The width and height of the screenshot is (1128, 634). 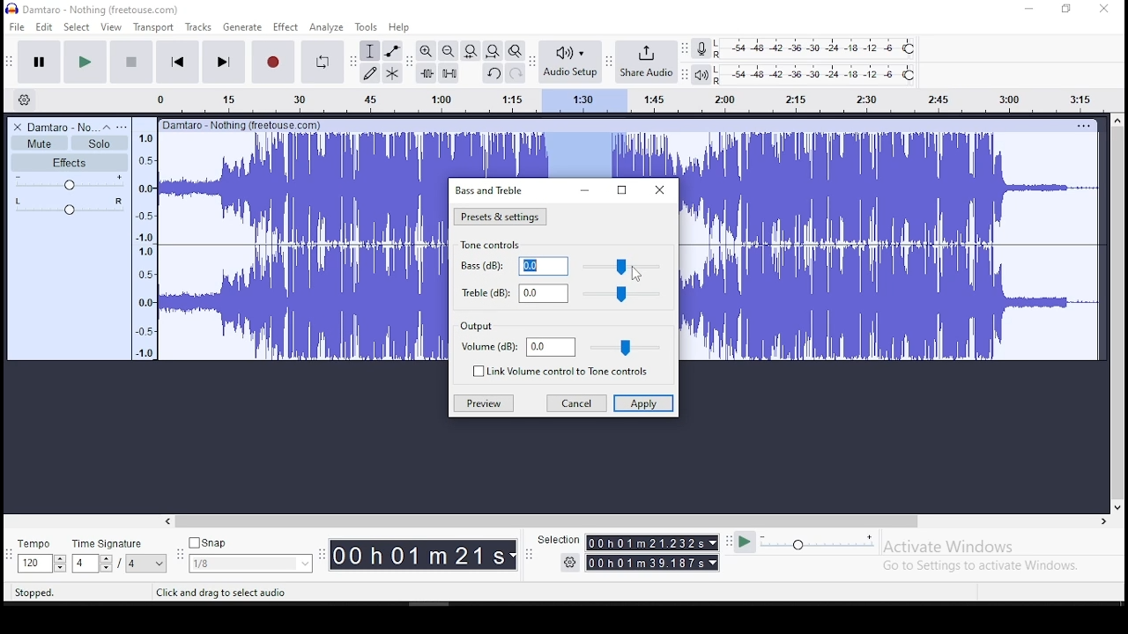 What do you see at coordinates (612, 98) in the screenshot?
I see `Audio bar` at bounding box center [612, 98].